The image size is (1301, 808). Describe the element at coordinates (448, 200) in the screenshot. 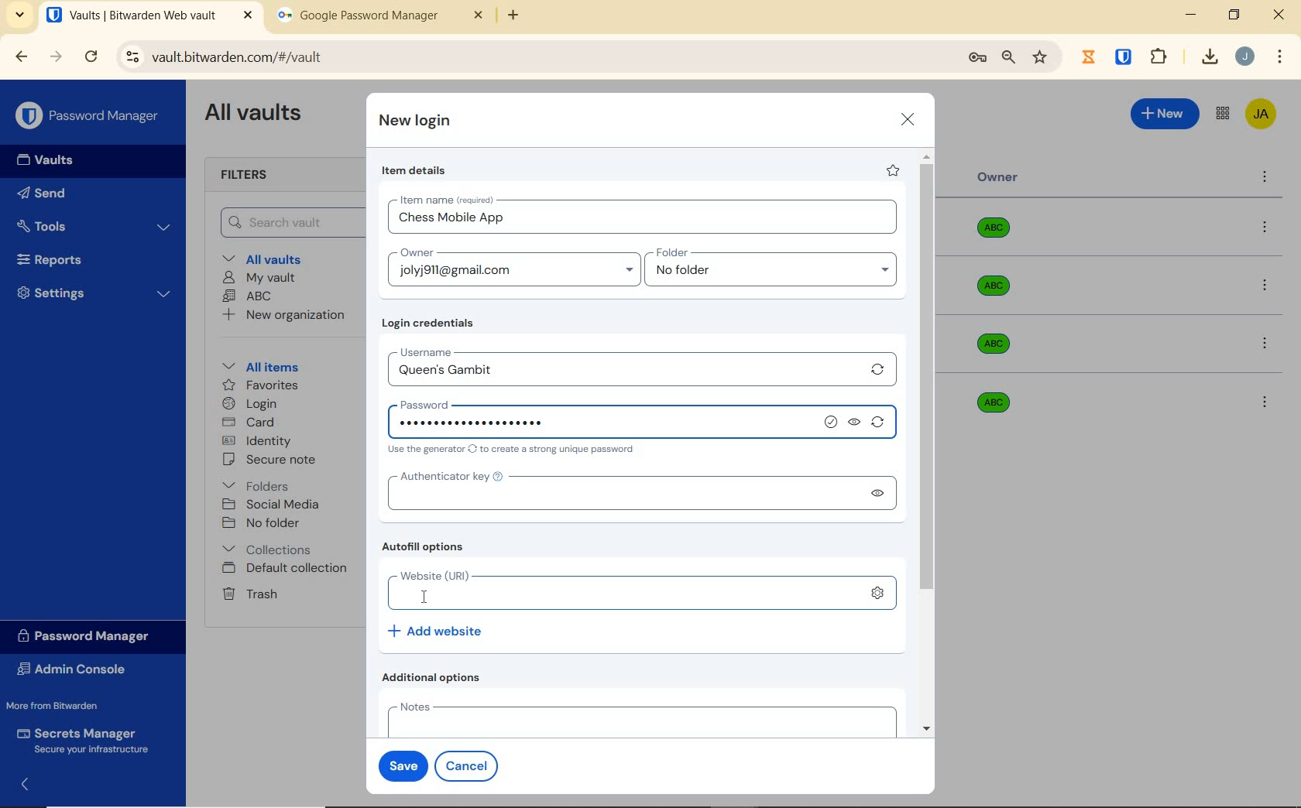

I see `Item name` at that location.